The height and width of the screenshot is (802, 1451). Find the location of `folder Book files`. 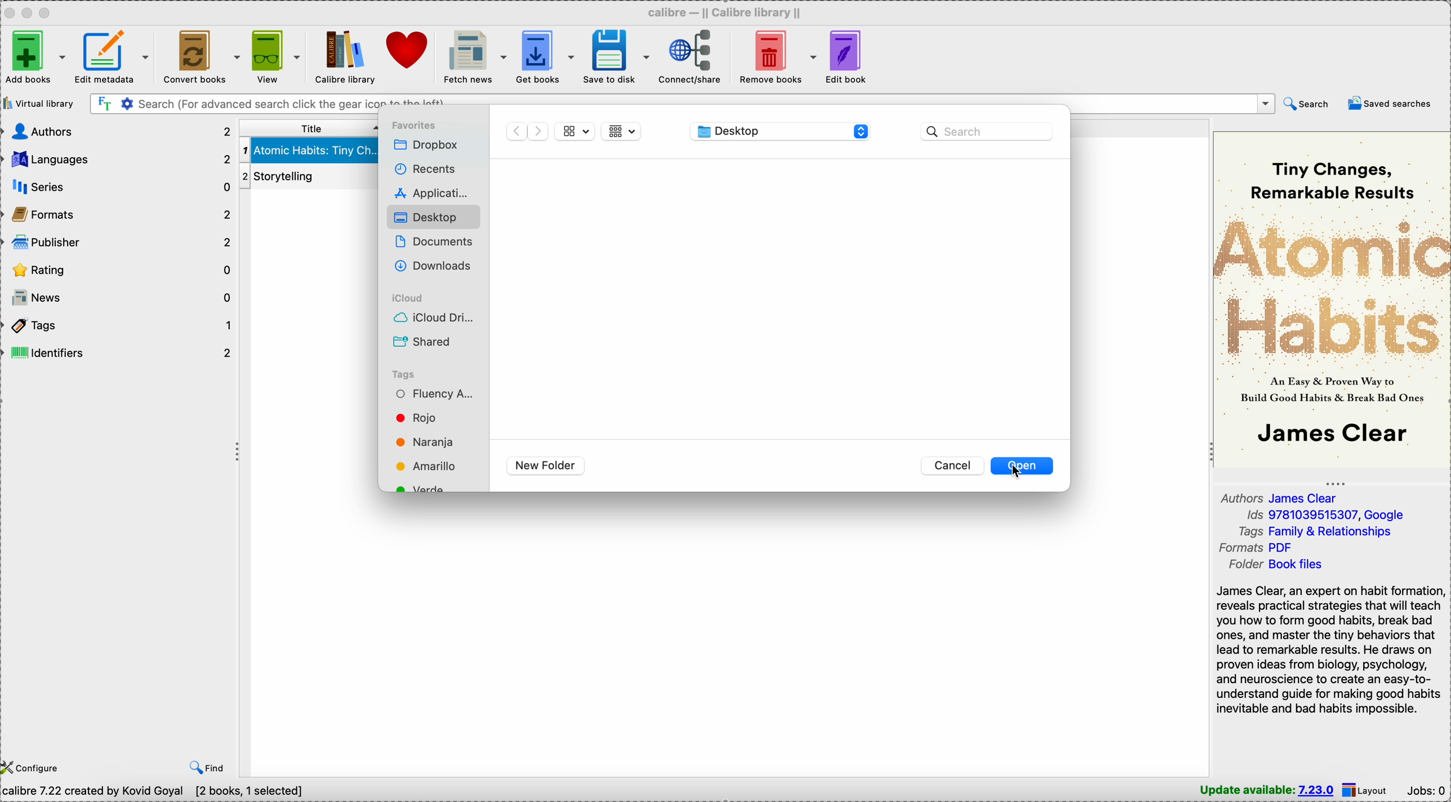

folder Book files is located at coordinates (1277, 564).